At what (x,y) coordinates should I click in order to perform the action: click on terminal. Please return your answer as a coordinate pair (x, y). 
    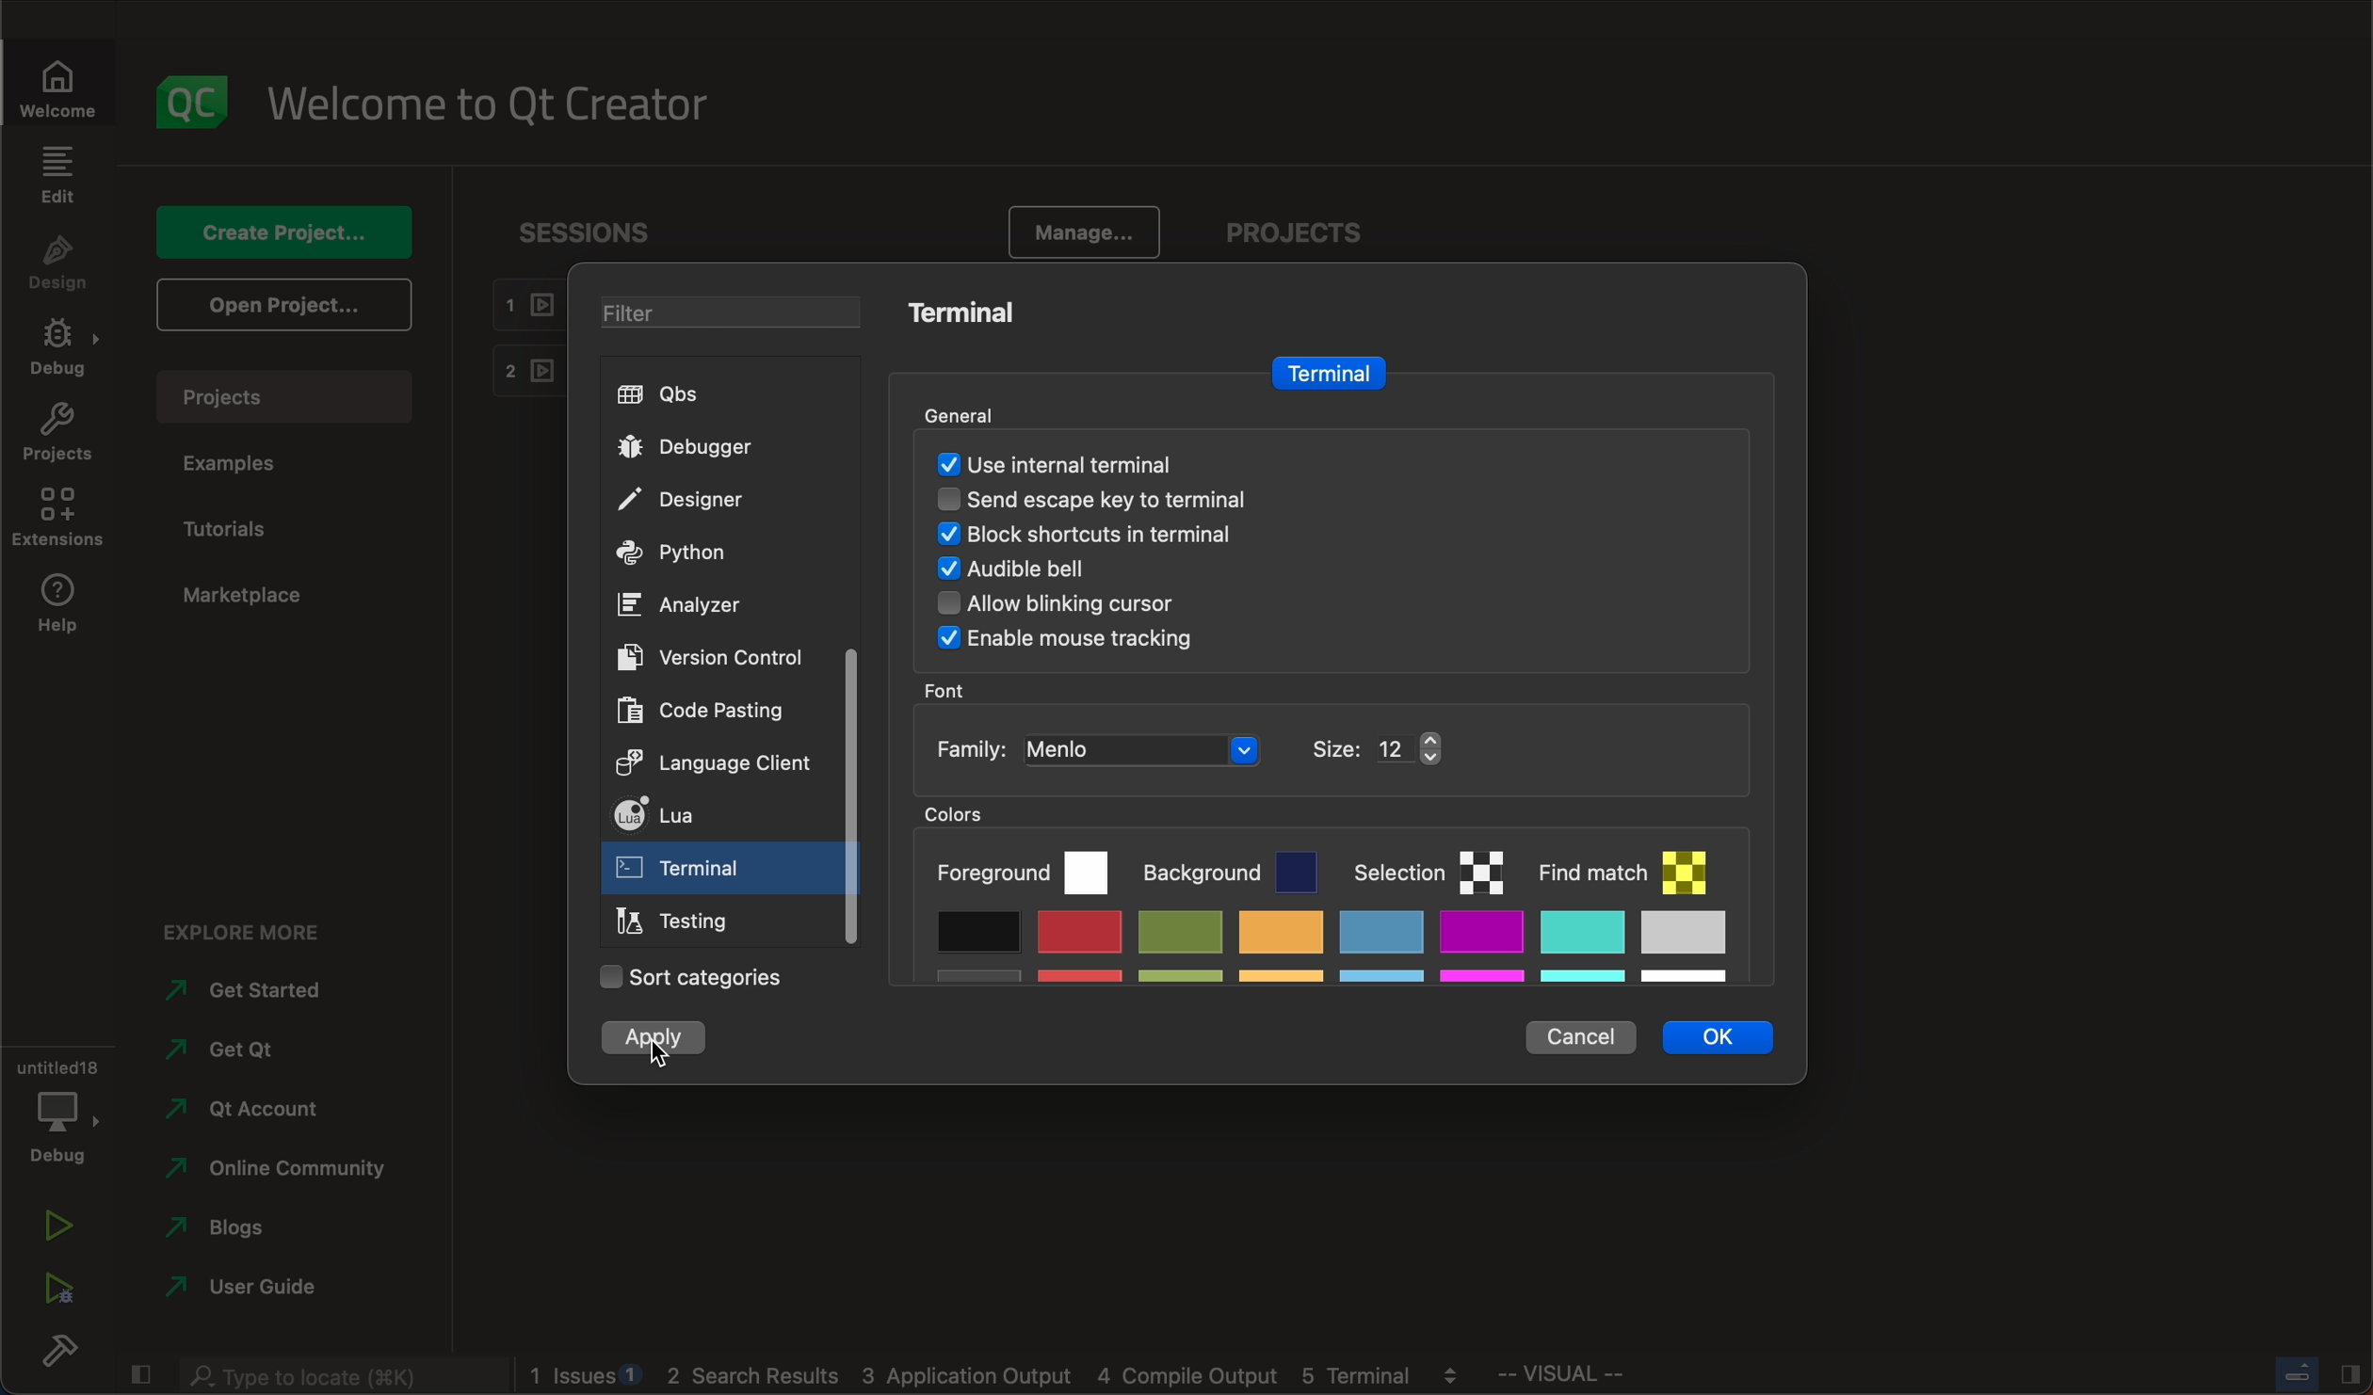
    Looking at the image, I should click on (963, 315).